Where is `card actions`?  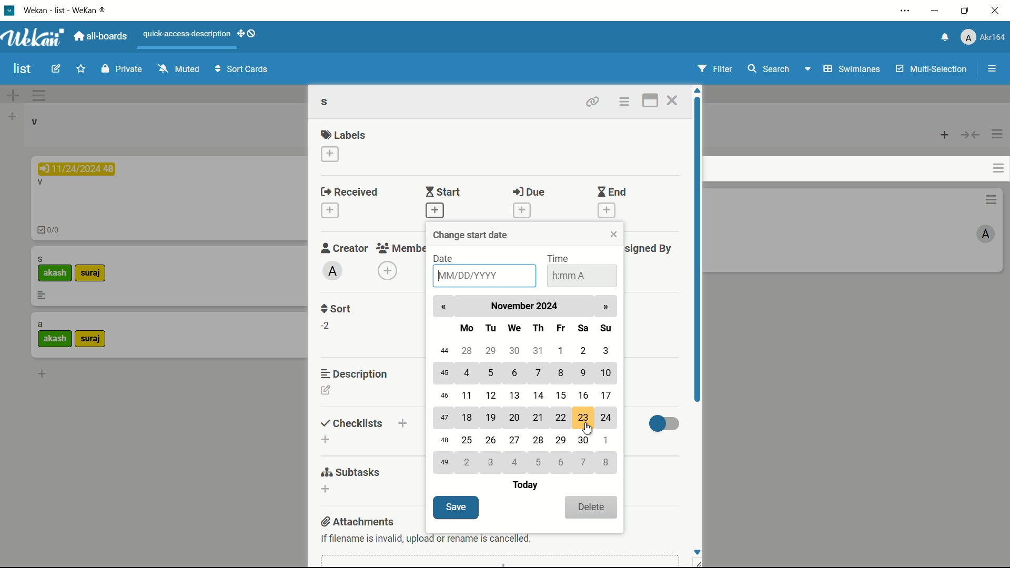 card actions is located at coordinates (991, 199).